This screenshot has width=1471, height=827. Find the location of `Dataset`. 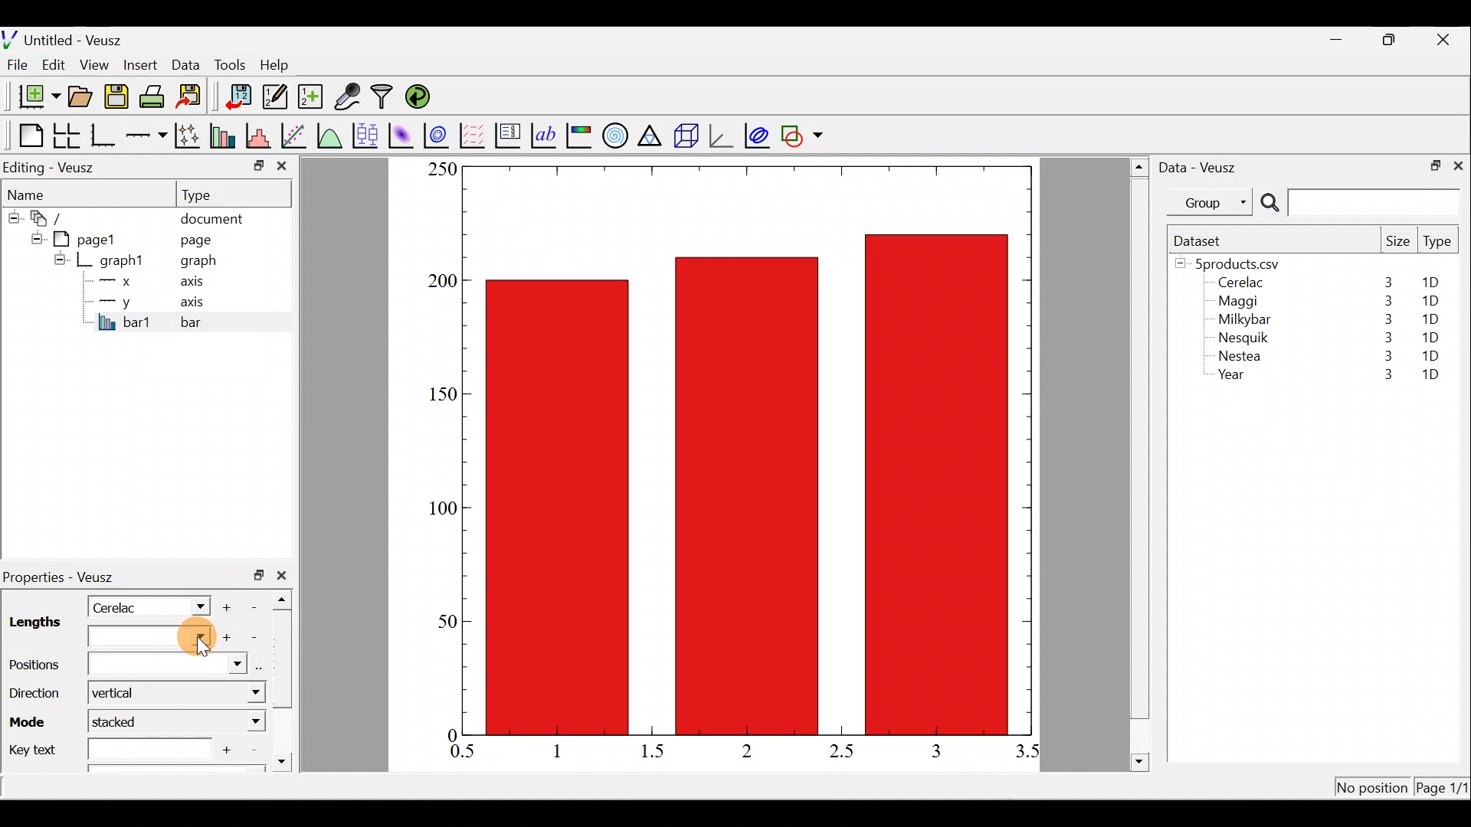

Dataset is located at coordinates (1203, 240).